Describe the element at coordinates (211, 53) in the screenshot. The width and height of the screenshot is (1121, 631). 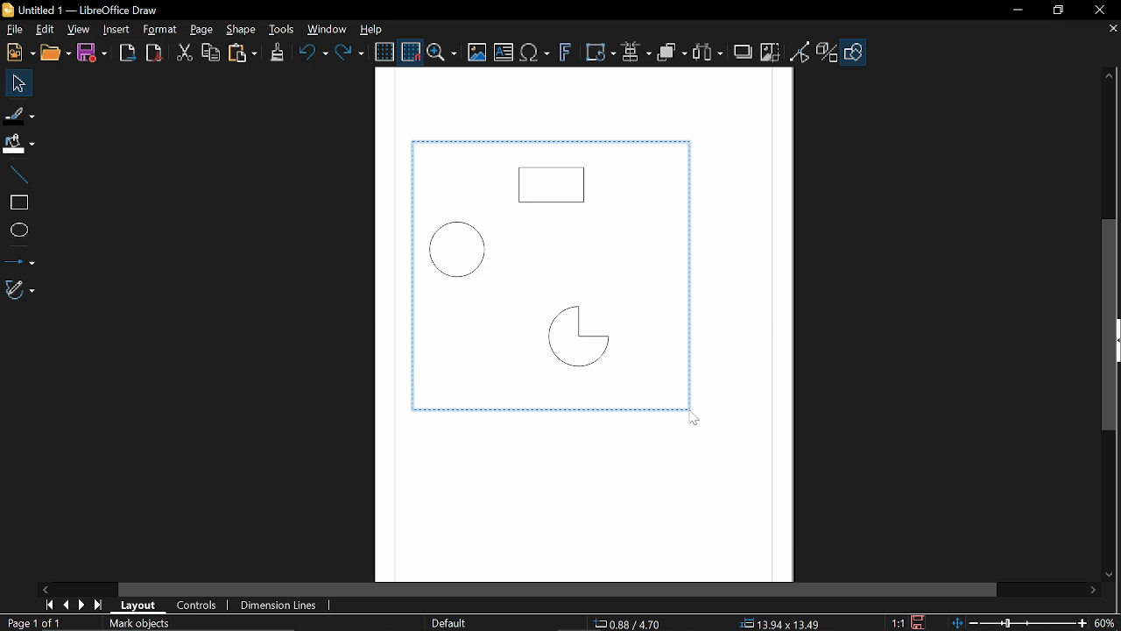
I see `Copy` at that location.